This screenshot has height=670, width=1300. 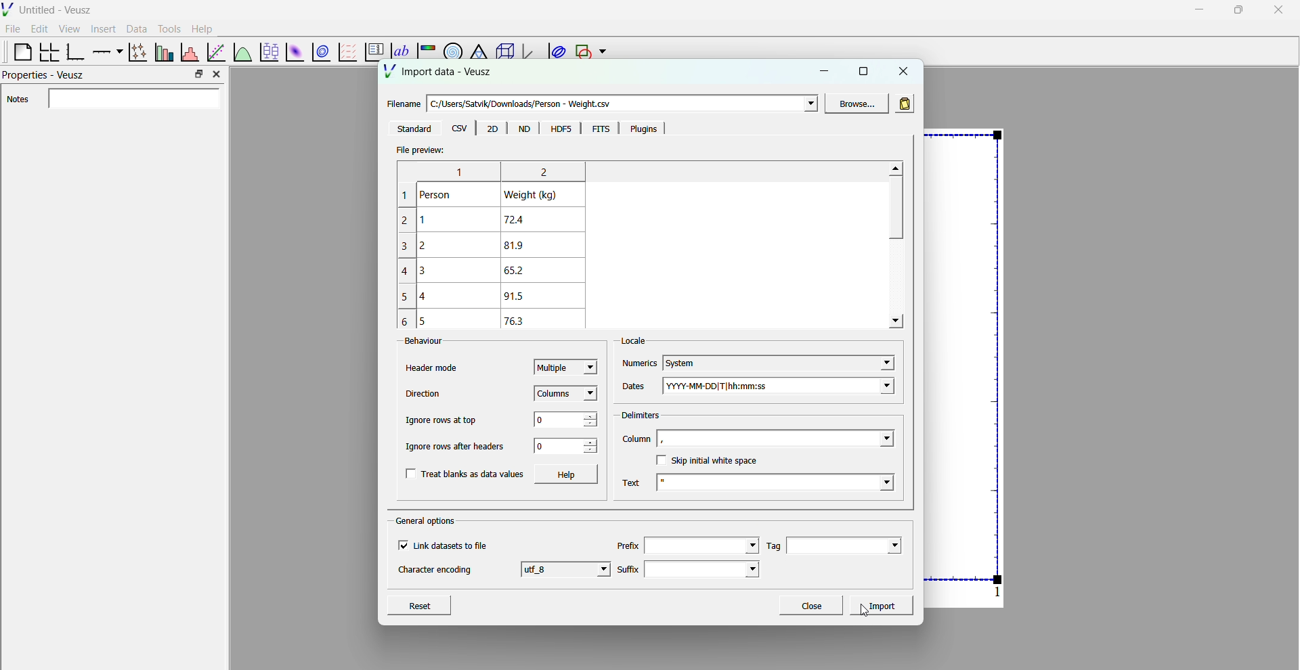 What do you see at coordinates (628, 566) in the screenshot?
I see `Suffix` at bounding box center [628, 566].